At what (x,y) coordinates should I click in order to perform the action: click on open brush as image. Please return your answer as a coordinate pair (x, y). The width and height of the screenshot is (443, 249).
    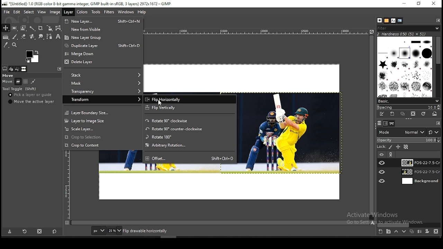
    Looking at the image, I should click on (435, 114).